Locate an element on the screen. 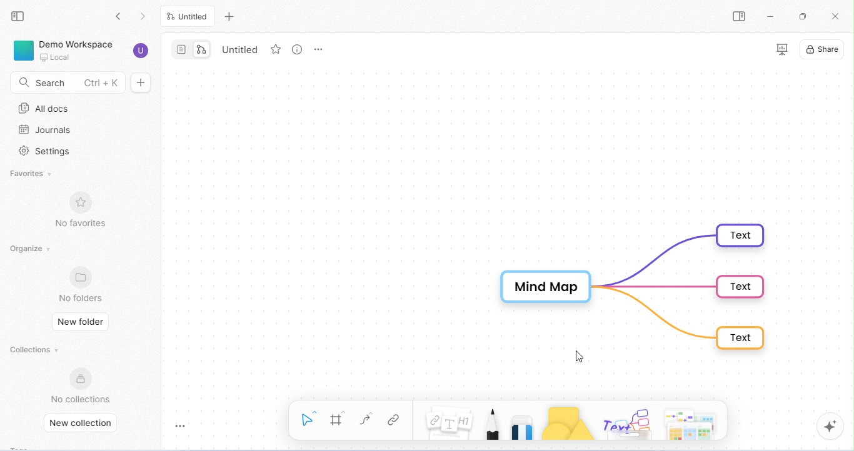  demo workspace is located at coordinates (80, 51).